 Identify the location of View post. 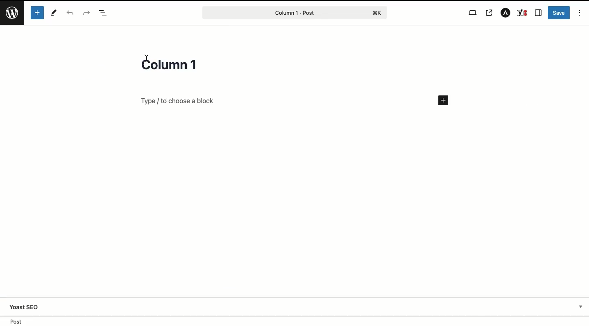
(490, 13).